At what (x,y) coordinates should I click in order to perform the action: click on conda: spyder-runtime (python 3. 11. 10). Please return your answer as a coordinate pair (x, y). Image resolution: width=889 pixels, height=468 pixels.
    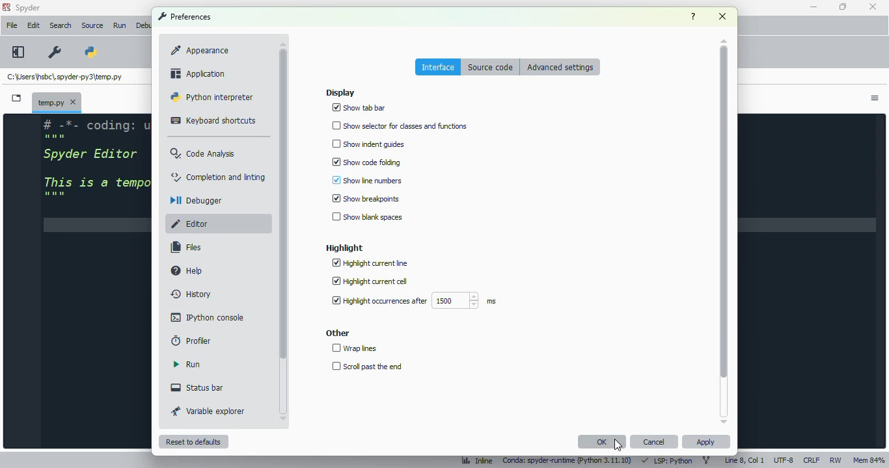
    Looking at the image, I should click on (568, 460).